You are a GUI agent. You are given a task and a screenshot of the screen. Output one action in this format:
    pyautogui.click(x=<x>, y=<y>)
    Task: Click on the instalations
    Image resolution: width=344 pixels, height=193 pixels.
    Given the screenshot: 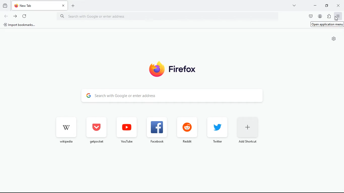 What is the action you would take?
    pyautogui.click(x=329, y=17)
    